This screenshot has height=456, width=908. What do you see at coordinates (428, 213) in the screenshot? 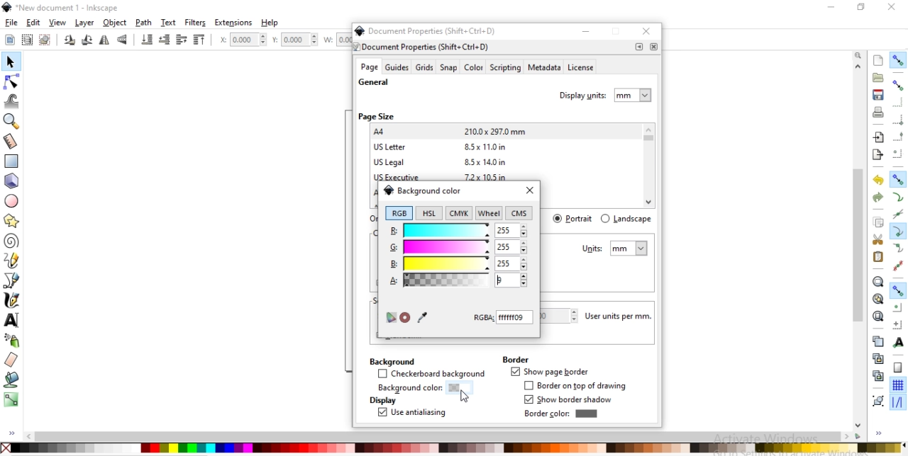
I see `hsl` at bounding box center [428, 213].